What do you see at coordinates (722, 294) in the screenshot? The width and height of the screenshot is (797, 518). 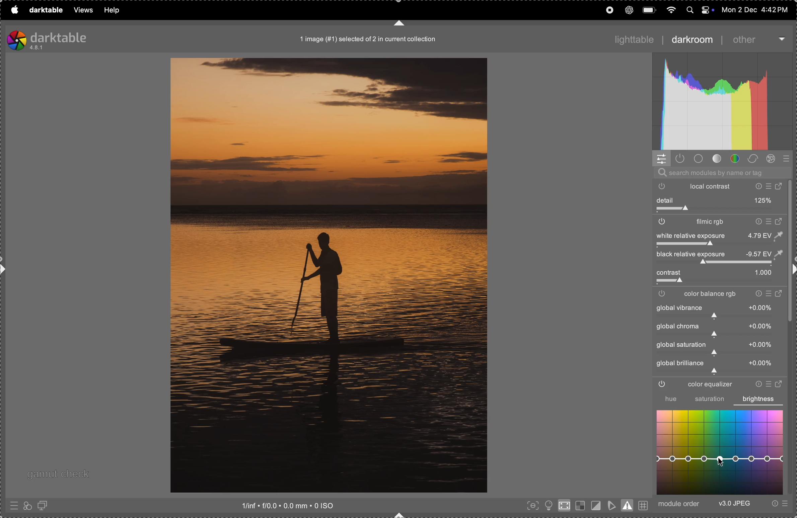 I see `color bar` at bounding box center [722, 294].